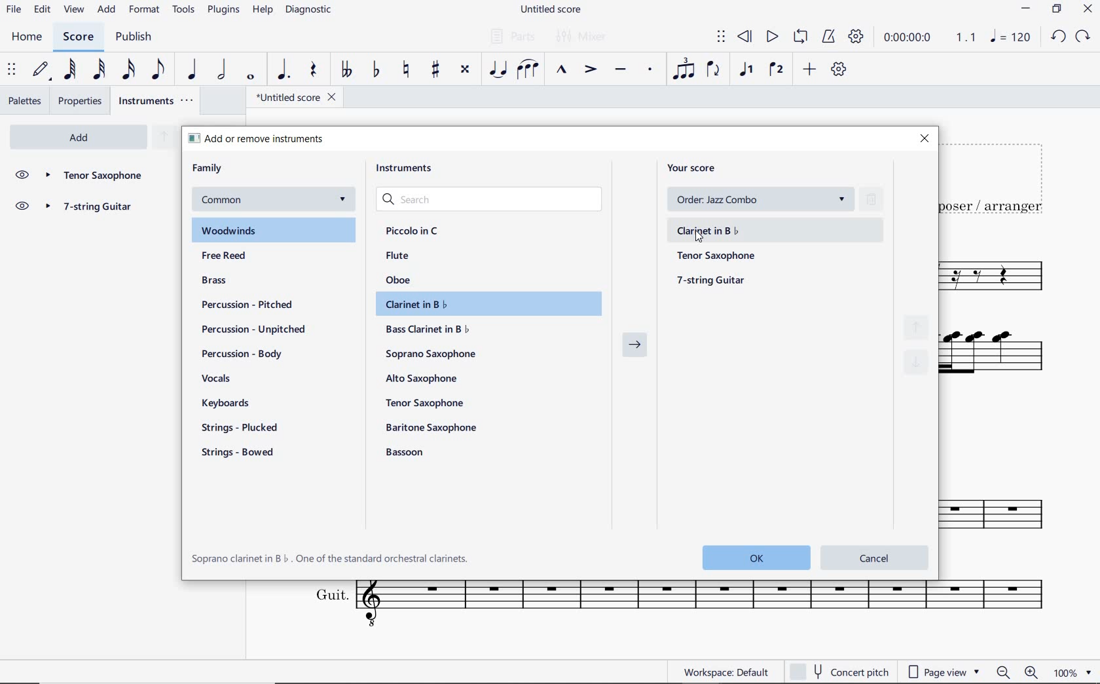 This screenshot has height=684, width=1100. What do you see at coordinates (397, 255) in the screenshot?
I see `flute` at bounding box center [397, 255].